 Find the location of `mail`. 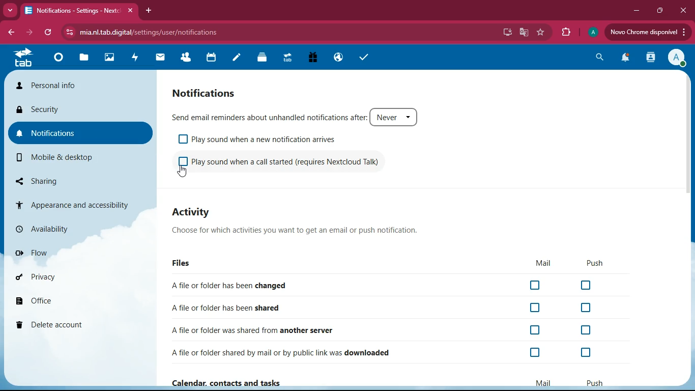

mail is located at coordinates (543, 382).